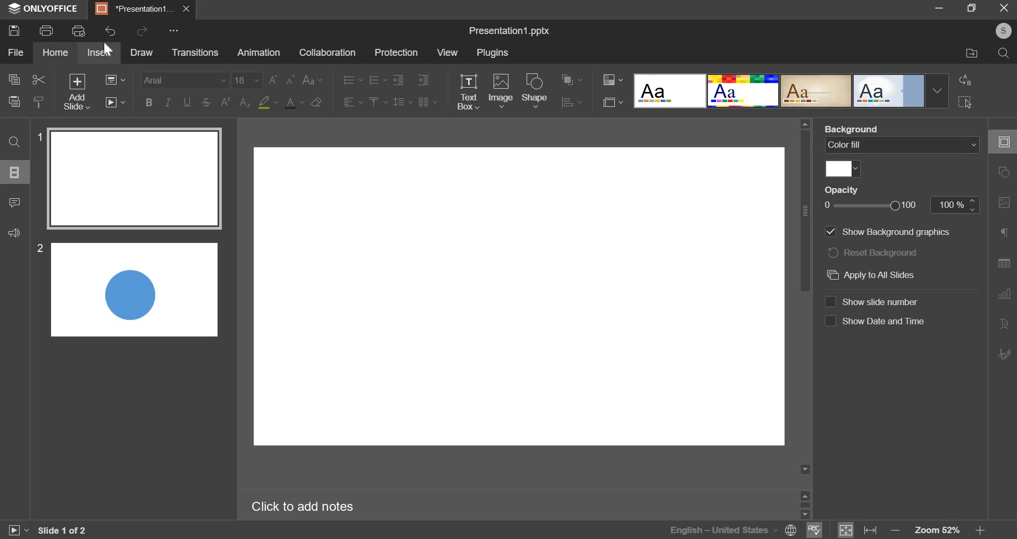 This screenshot has width=1017, height=539. I want to click on show background graphics, so click(884, 232).